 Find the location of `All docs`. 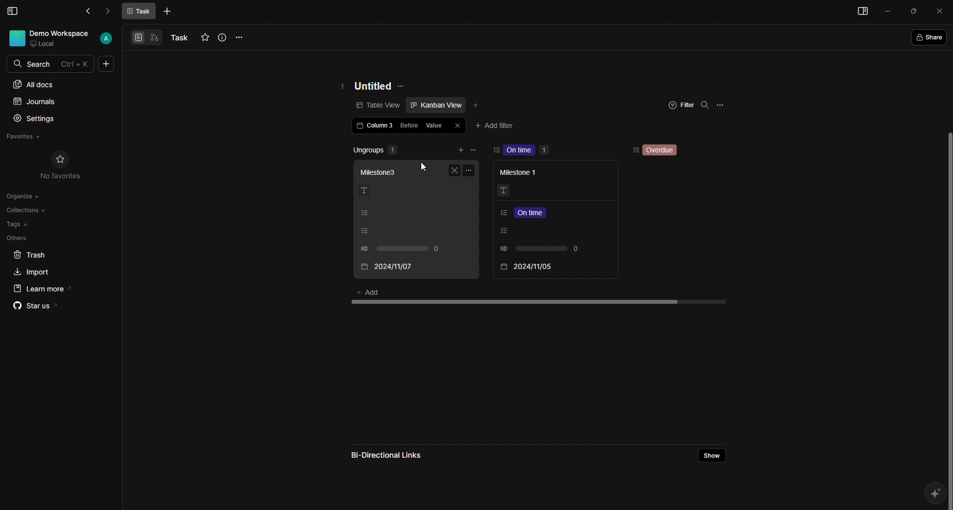

All docs is located at coordinates (34, 85).